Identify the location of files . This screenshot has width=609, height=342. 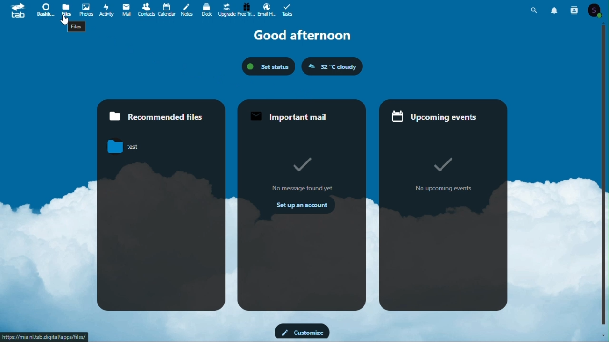
(67, 9).